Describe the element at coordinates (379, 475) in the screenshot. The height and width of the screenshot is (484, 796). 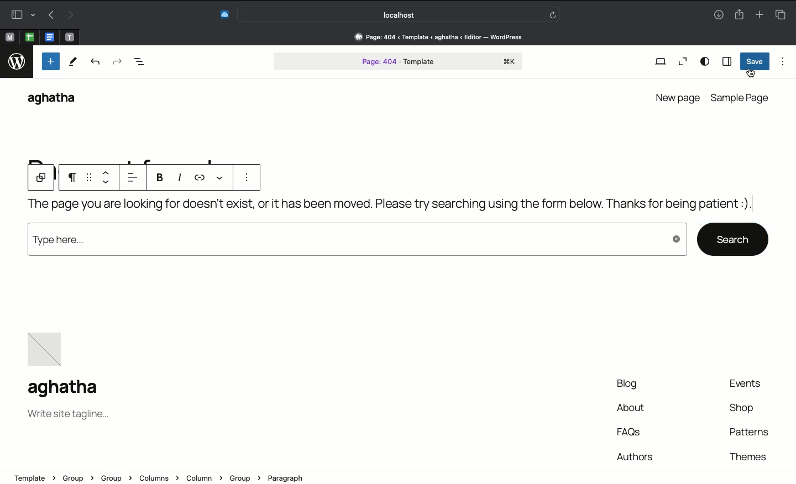
I see `address` at that location.